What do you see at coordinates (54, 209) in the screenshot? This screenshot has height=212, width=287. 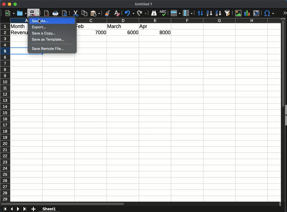 I see `sheet 1` at bounding box center [54, 209].